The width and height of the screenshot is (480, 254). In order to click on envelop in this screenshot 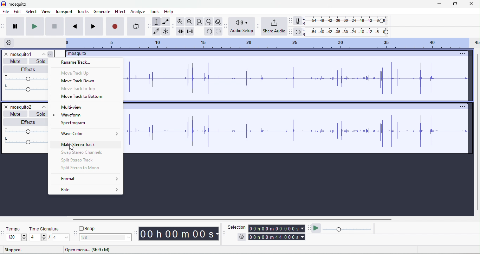, I will do `click(166, 21)`.